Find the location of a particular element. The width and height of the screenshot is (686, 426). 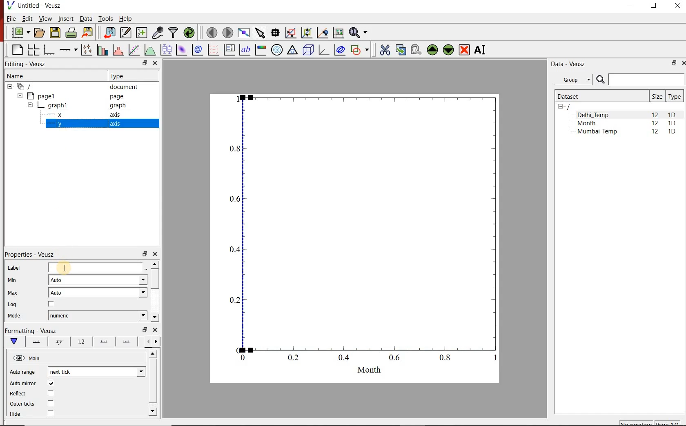

renames the selected widget is located at coordinates (481, 50).